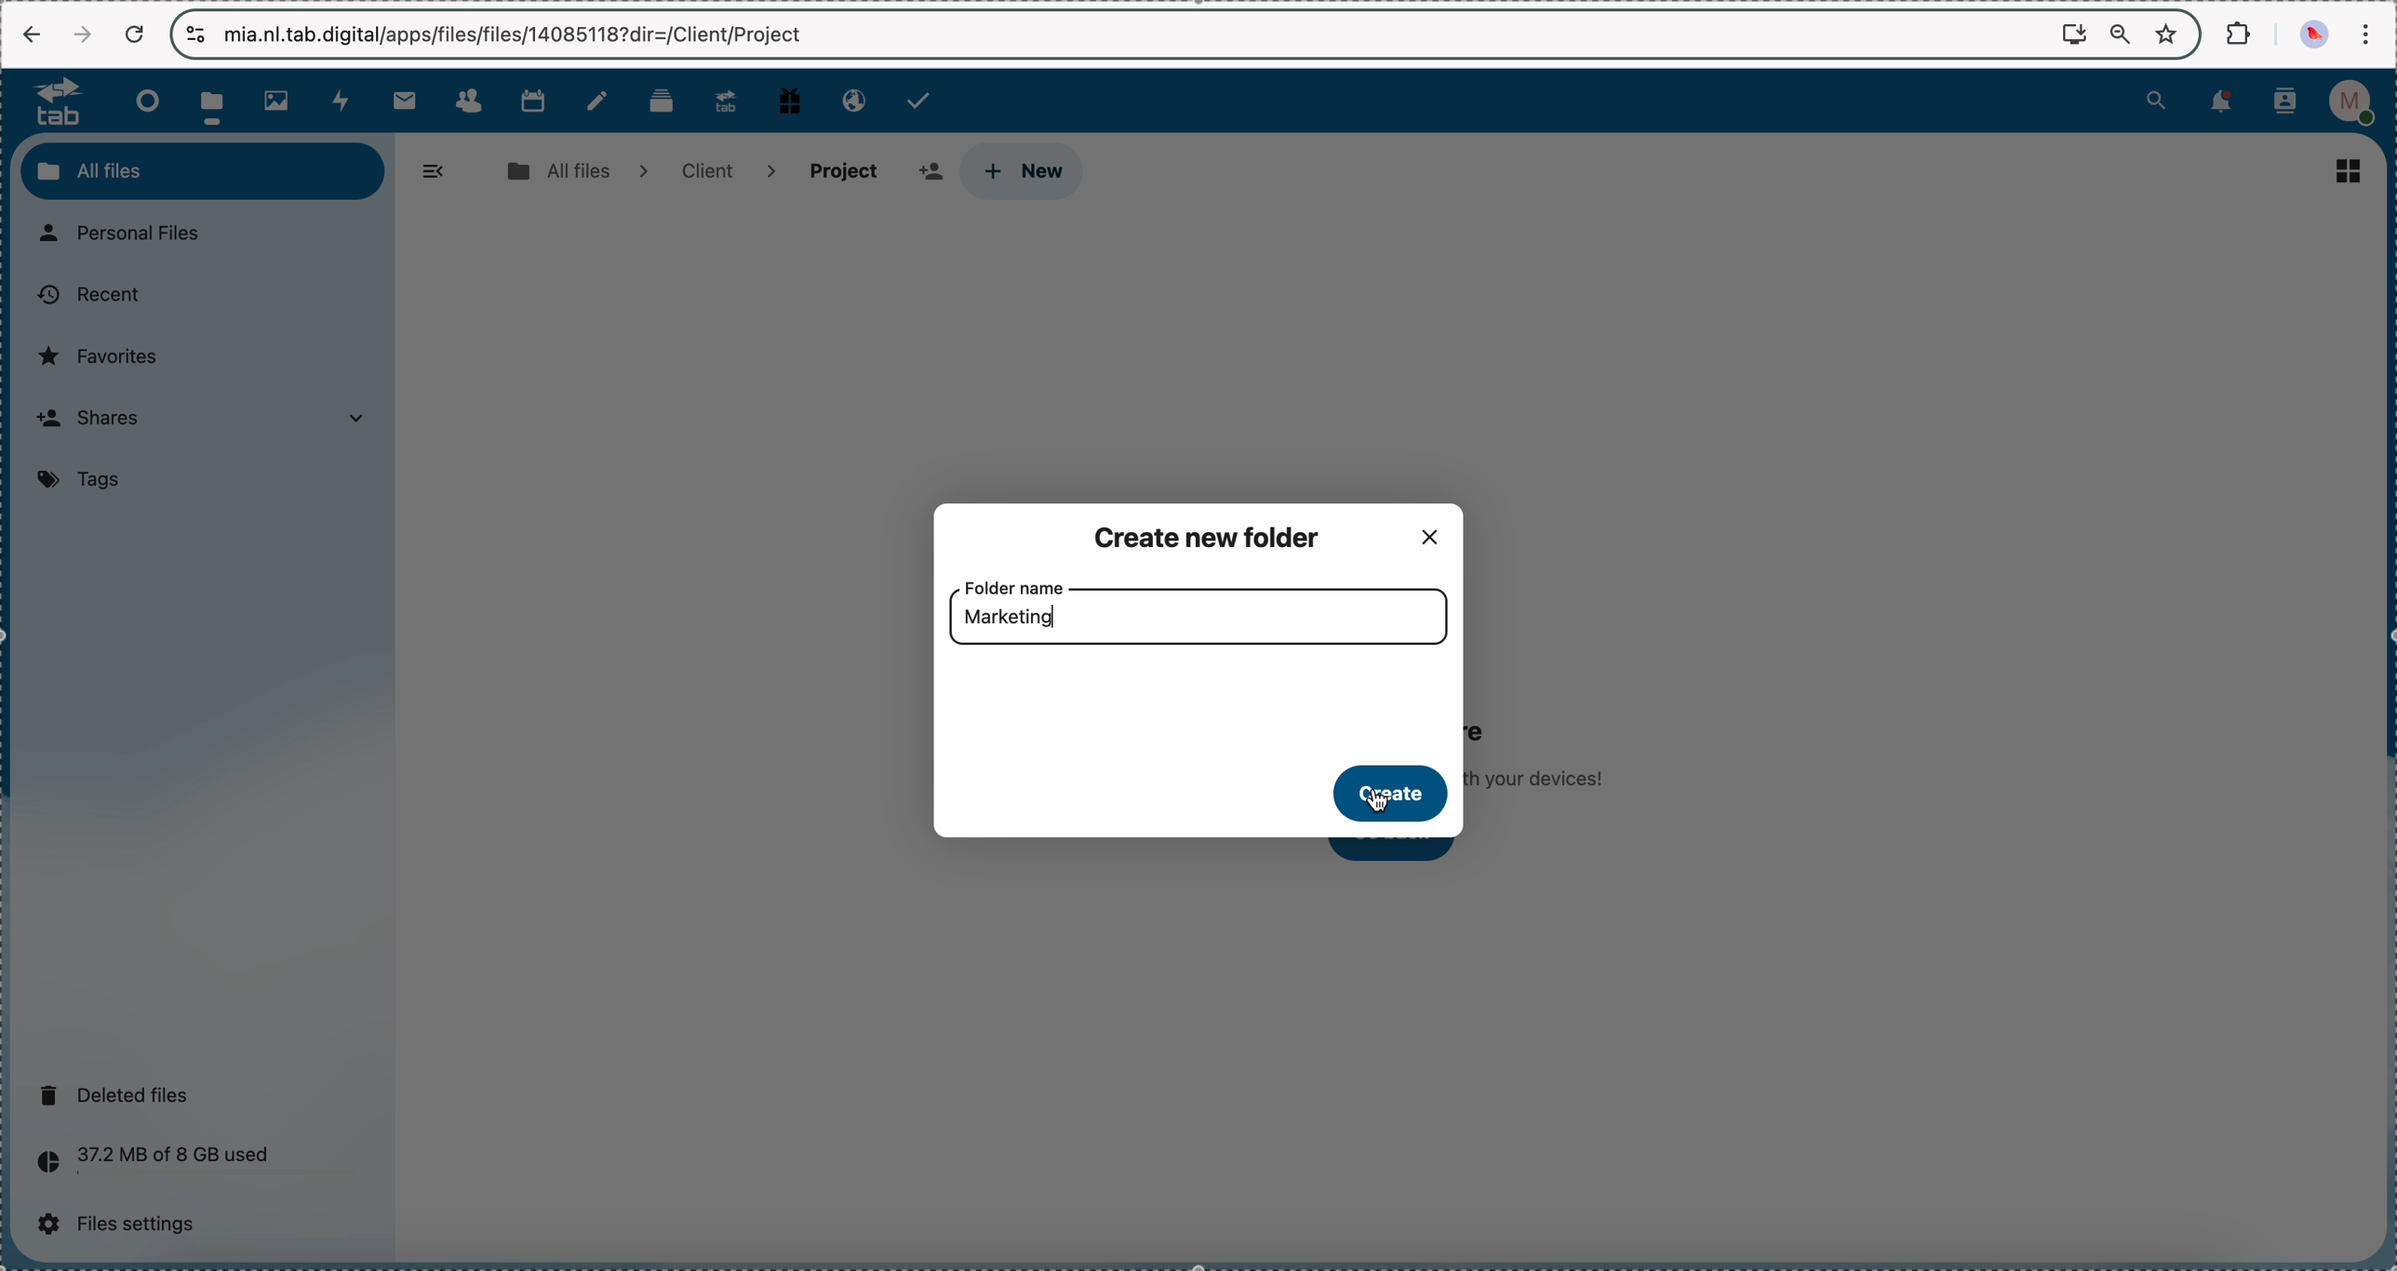  I want to click on photos, so click(282, 101).